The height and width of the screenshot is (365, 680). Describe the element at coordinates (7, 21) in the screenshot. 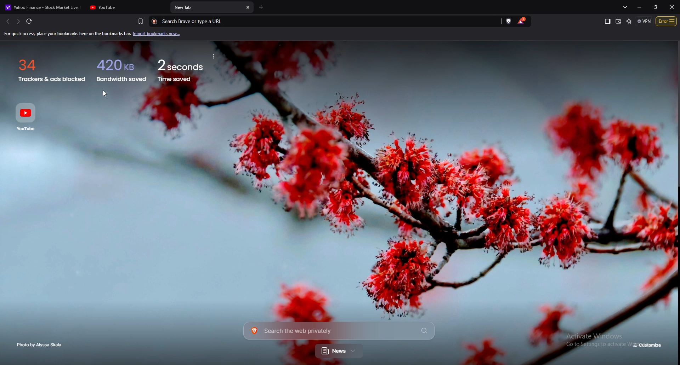

I see `back` at that location.